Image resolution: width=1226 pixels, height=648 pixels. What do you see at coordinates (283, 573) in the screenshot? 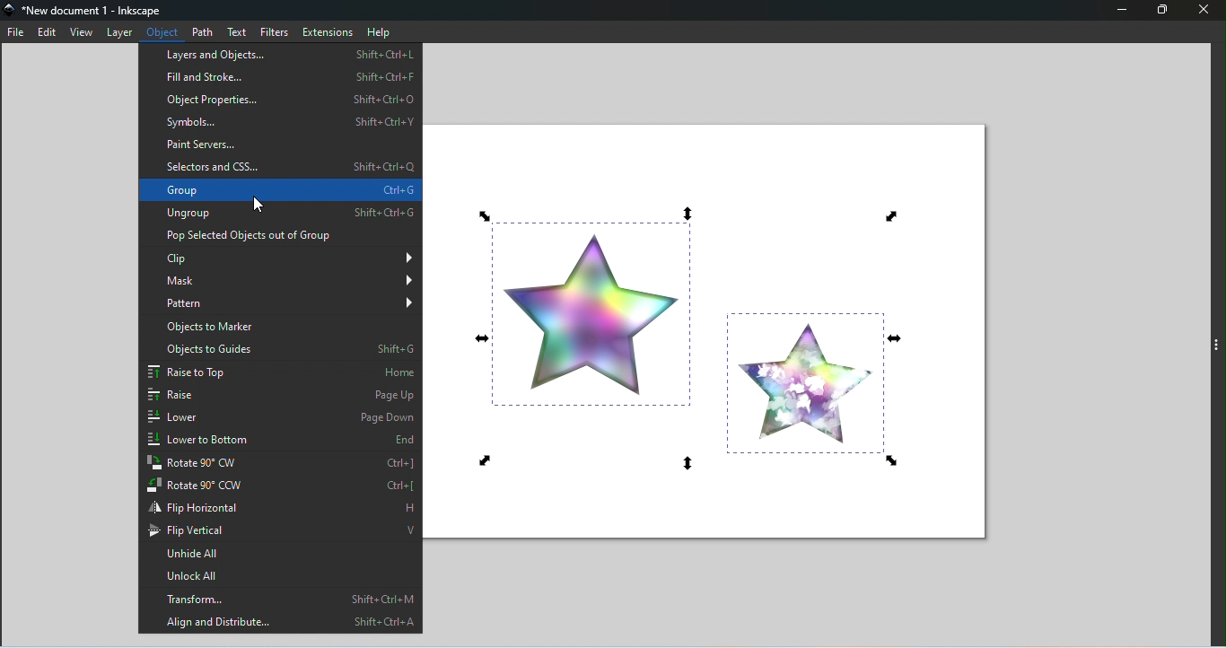
I see `Unlock all` at bounding box center [283, 573].